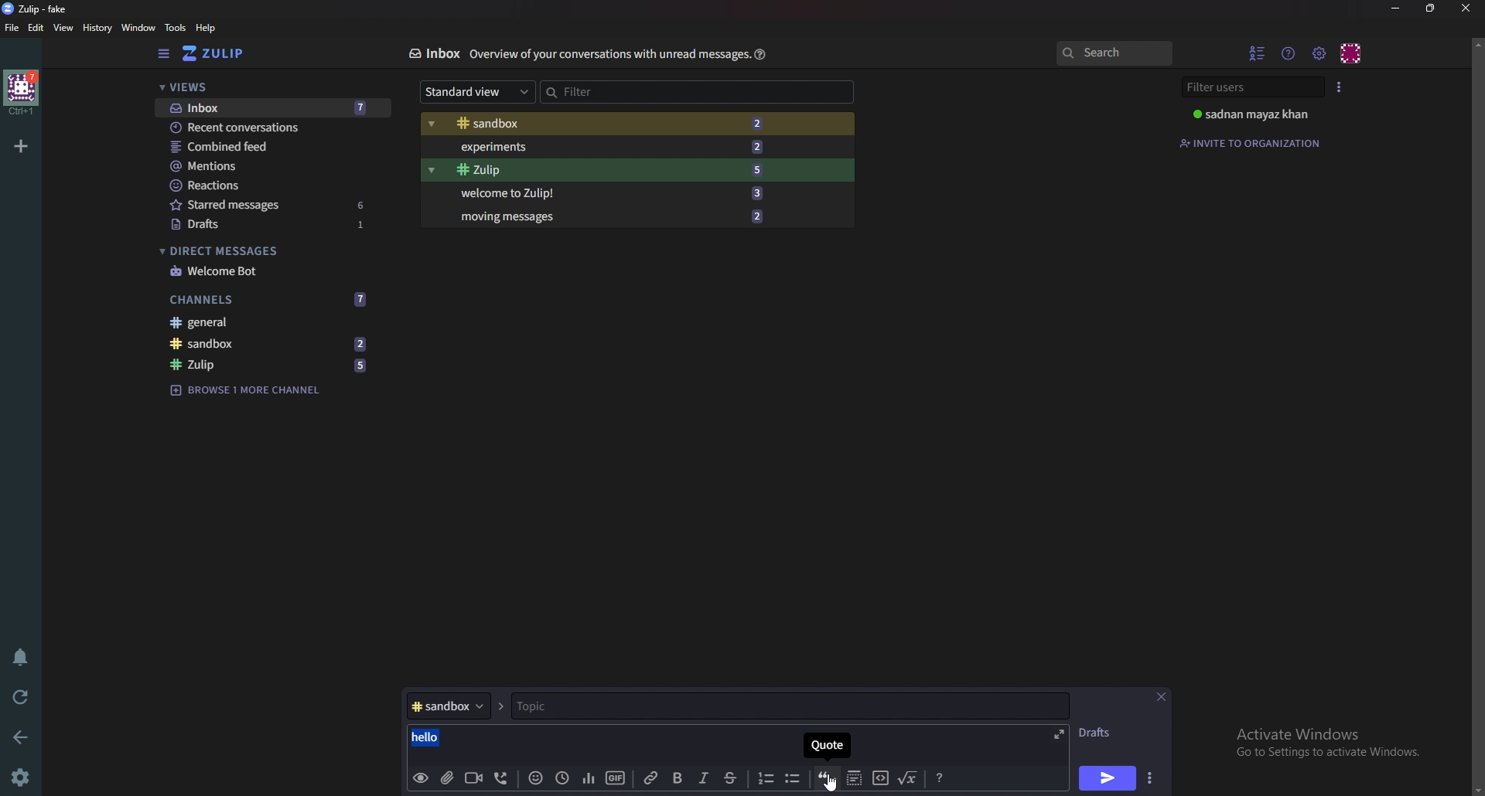 This screenshot has width=1485, height=796. What do you see at coordinates (763, 145) in the screenshot?
I see `2` at bounding box center [763, 145].